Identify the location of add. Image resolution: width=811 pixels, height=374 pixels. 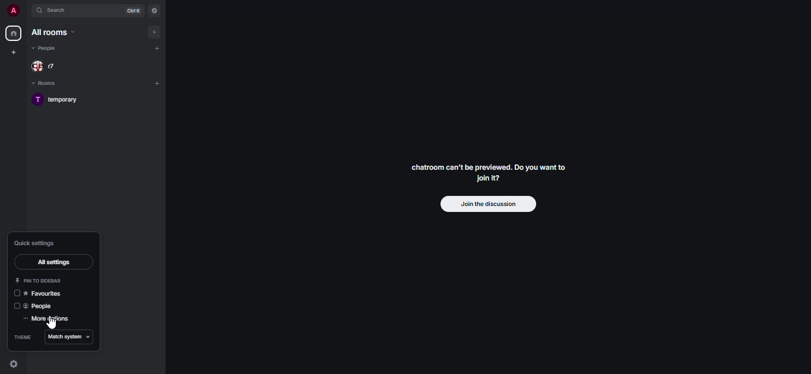
(153, 32).